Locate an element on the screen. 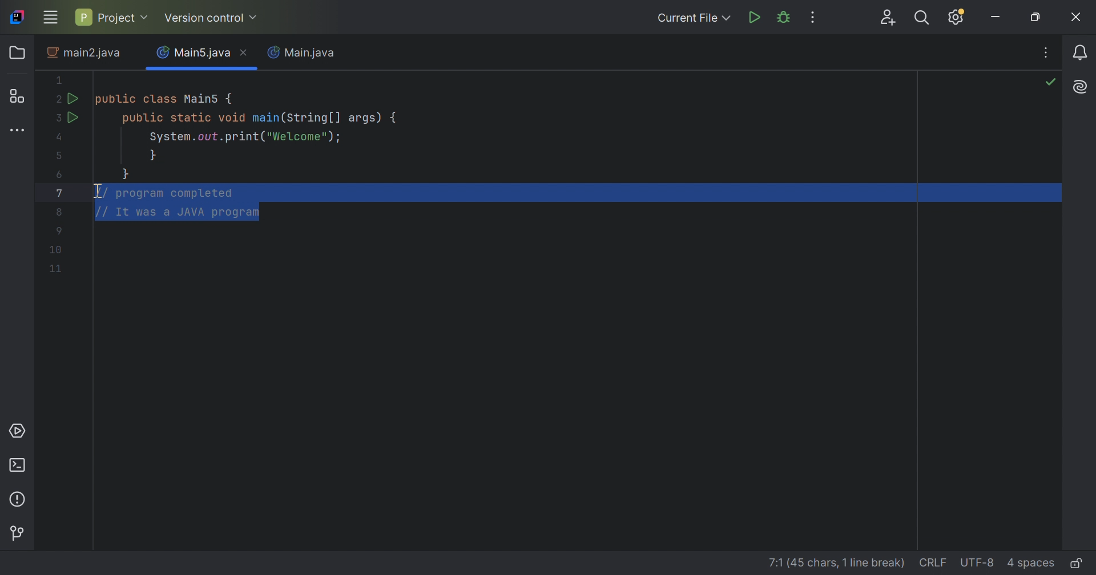 This screenshot has width=1096, height=575. Close is located at coordinates (1077, 18).